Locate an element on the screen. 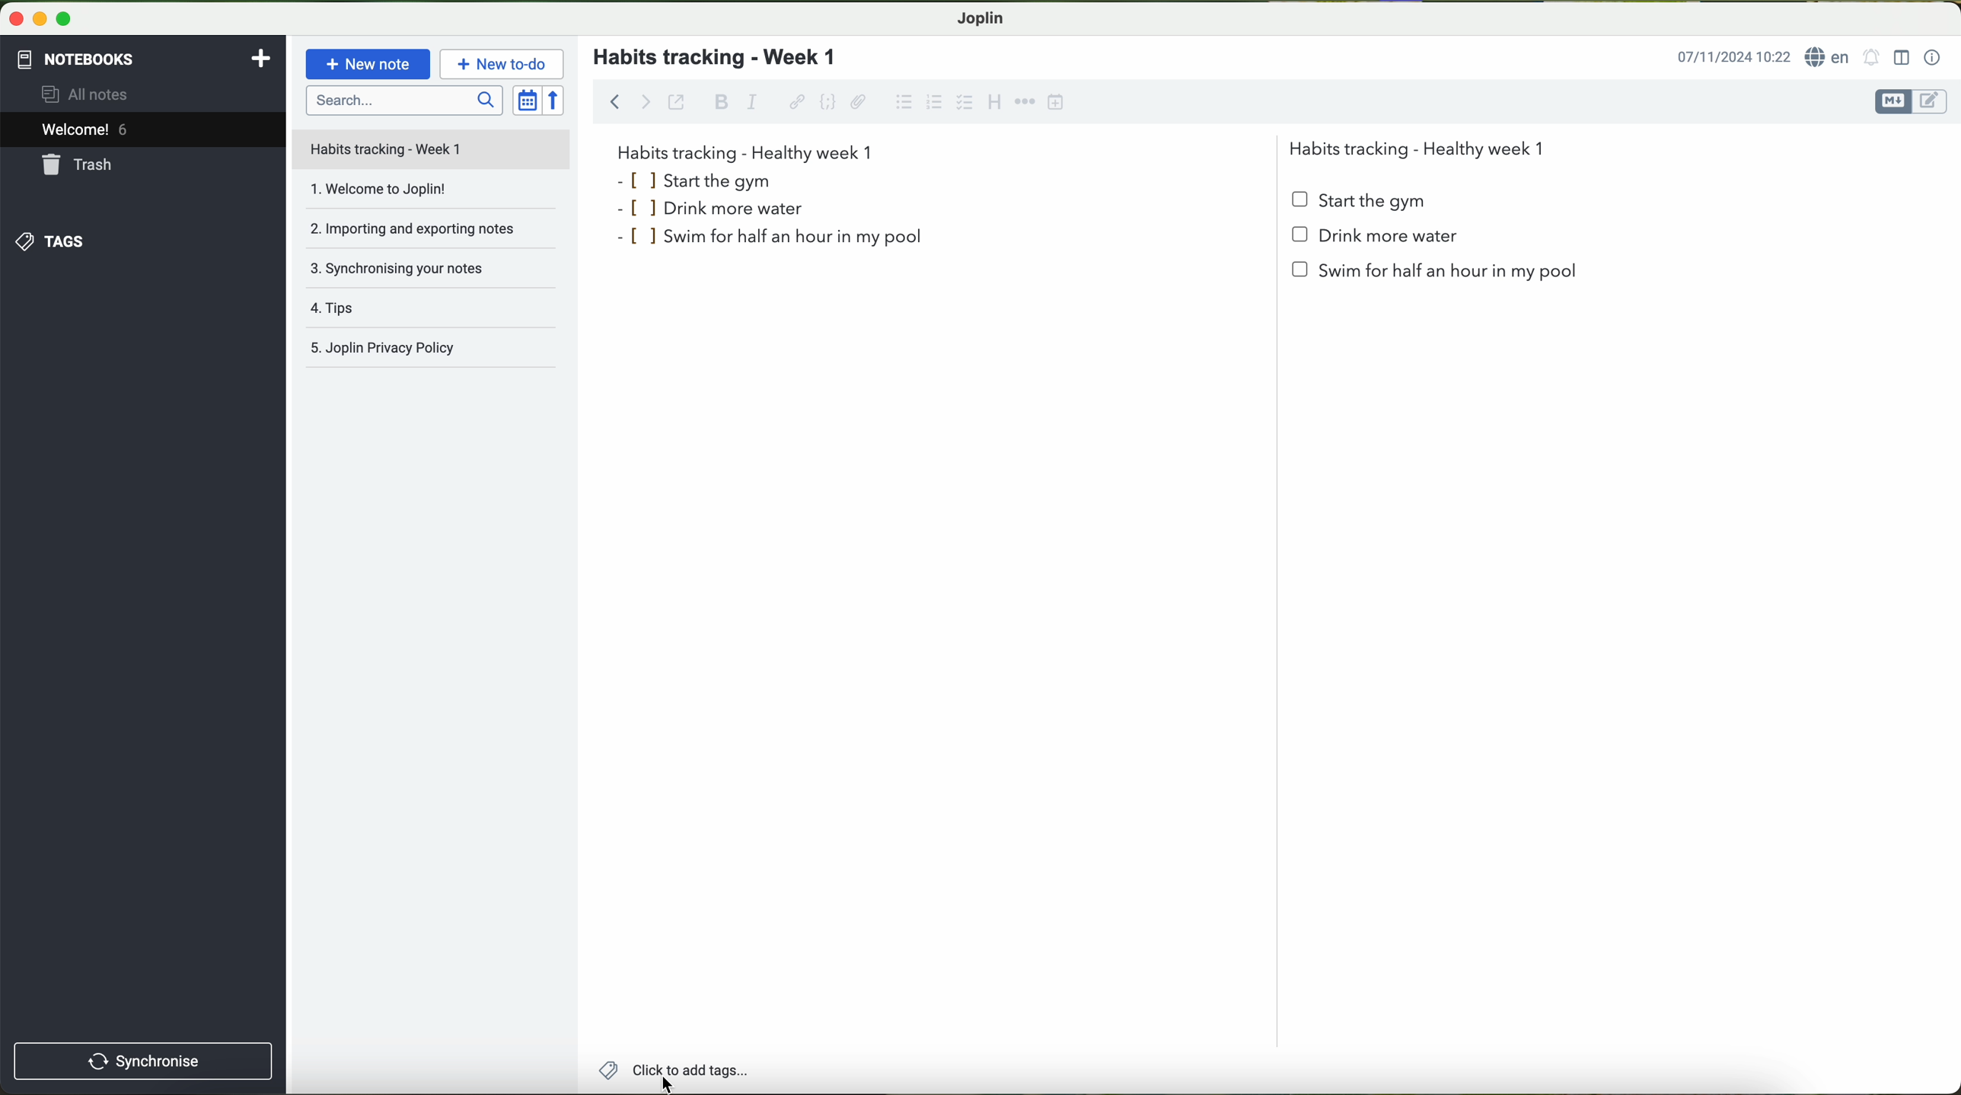 The image size is (1961, 1095). back is located at coordinates (610, 100).